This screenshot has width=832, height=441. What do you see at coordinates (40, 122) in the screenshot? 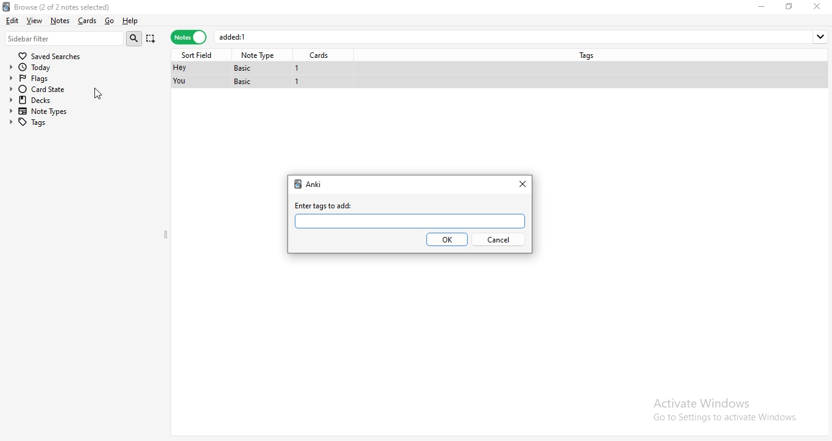
I see `tags` at bounding box center [40, 122].